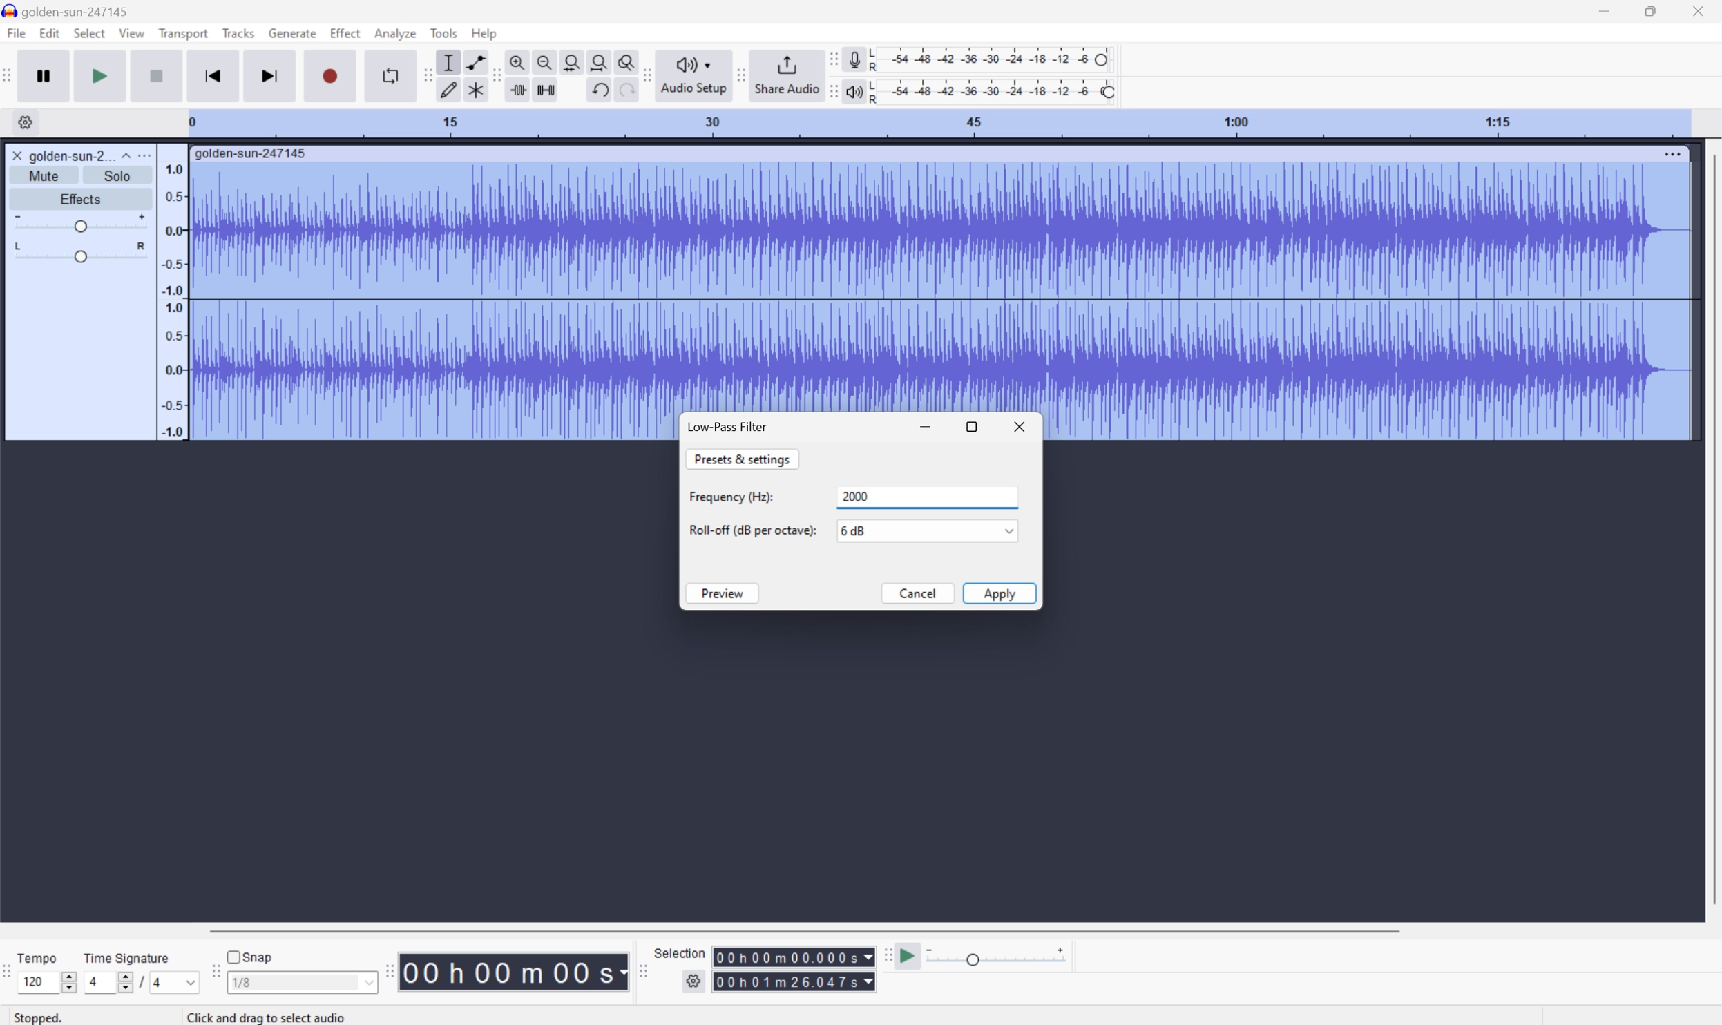 This screenshot has width=1722, height=1025. I want to click on View, so click(133, 32).